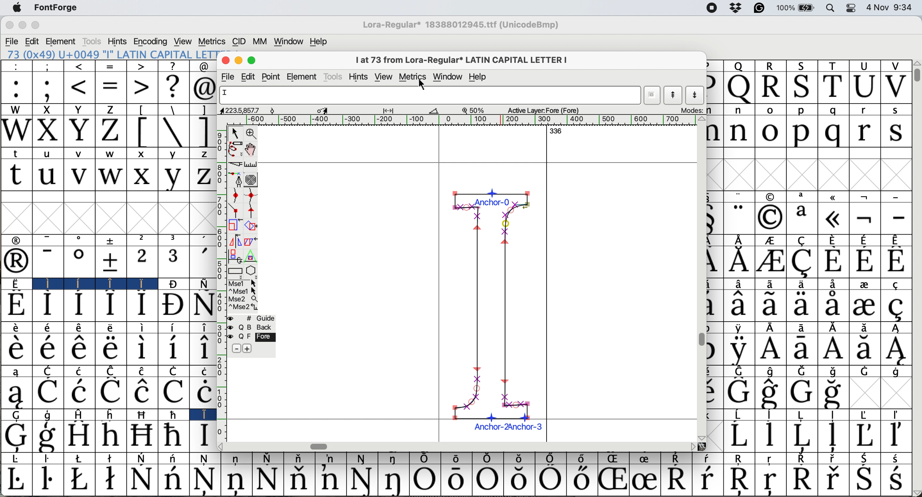 This screenshot has width=922, height=497. I want to click on Symbol, so click(48, 479).